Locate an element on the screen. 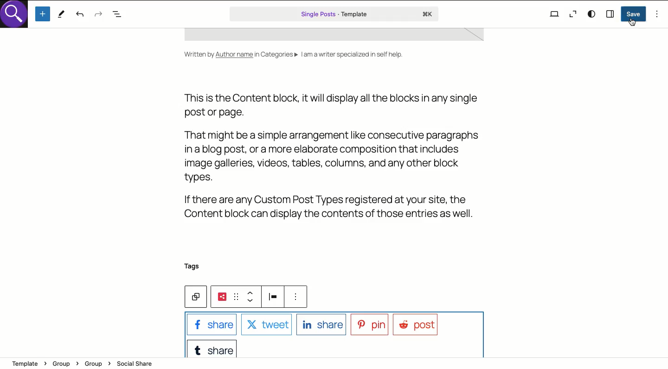 The width and height of the screenshot is (668, 369). Redo is located at coordinates (99, 15).